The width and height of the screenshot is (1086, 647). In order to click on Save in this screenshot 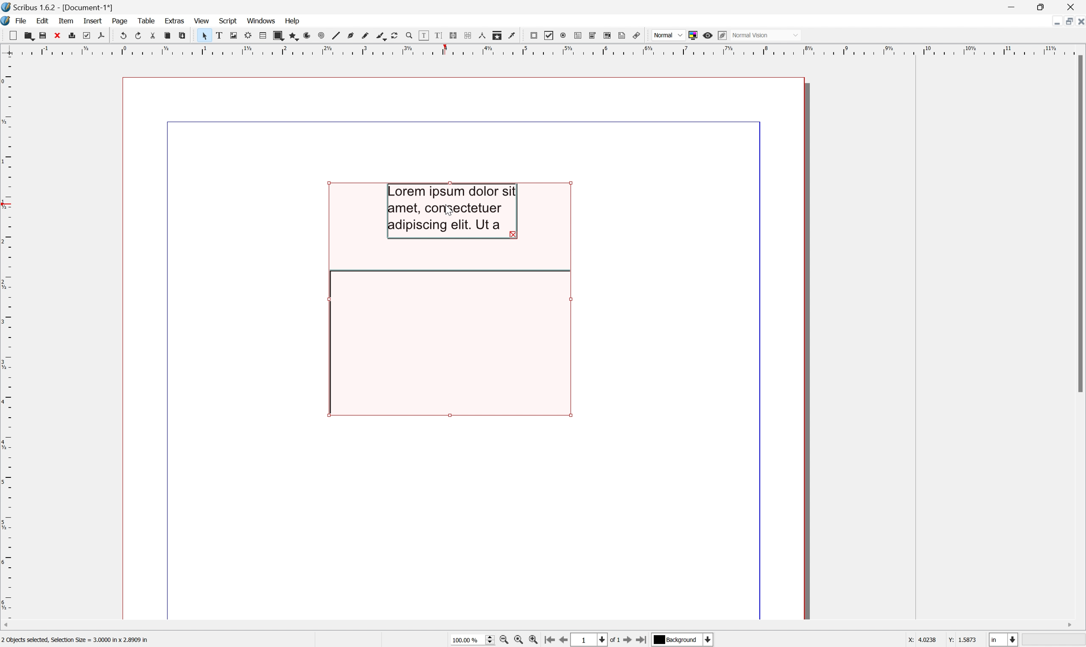, I will do `click(41, 36)`.